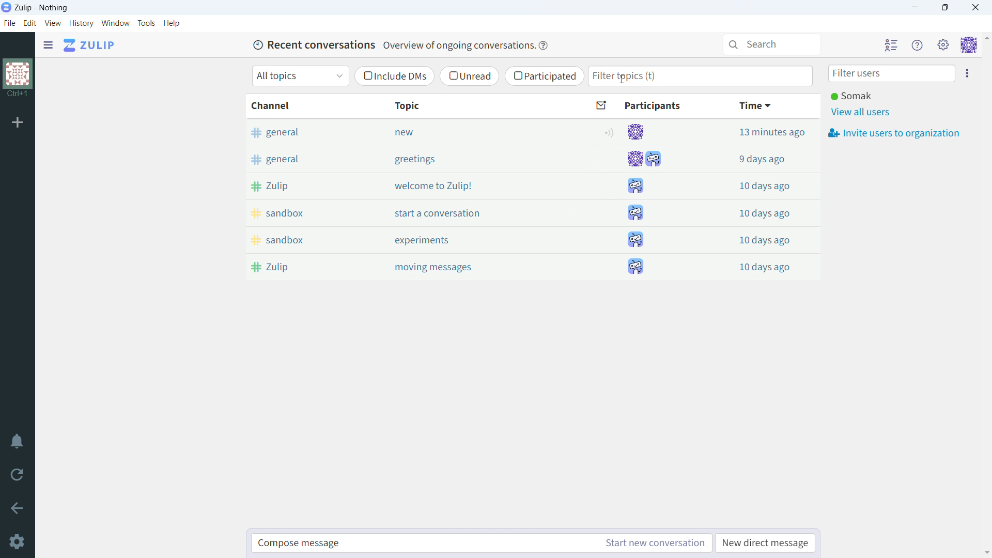 Image resolution: width=992 pixels, height=558 pixels. What do you see at coordinates (42, 8) in the screenshot?
I see `title` at bounding box center [42, 8].